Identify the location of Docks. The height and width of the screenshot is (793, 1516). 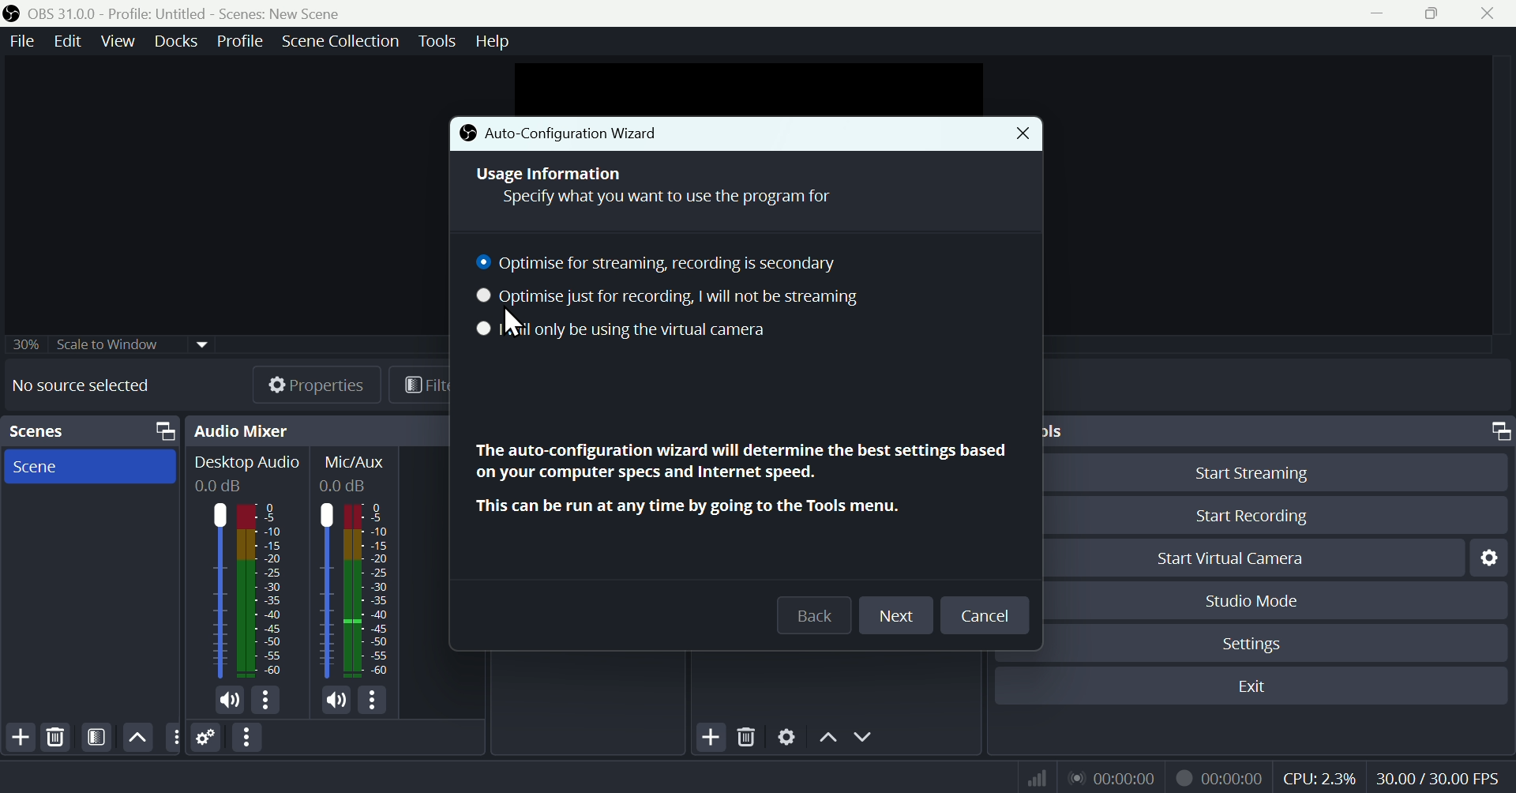
(171, 41).